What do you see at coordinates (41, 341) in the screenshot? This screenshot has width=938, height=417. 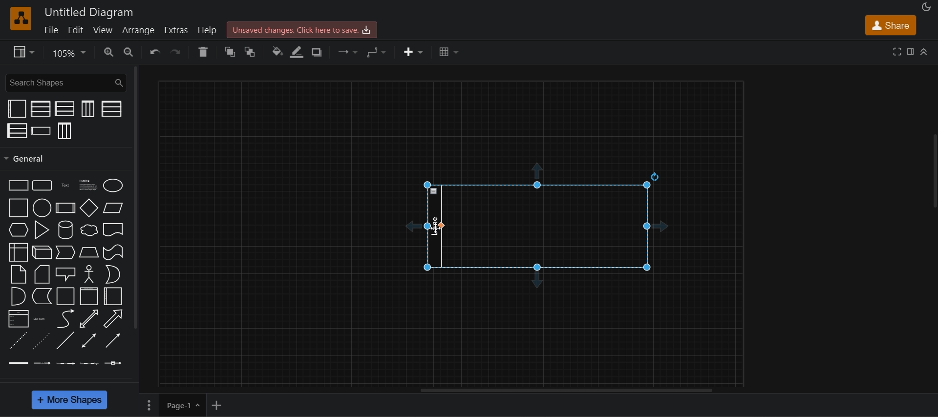 I see `dotted line` at bounding box center [41, 341].